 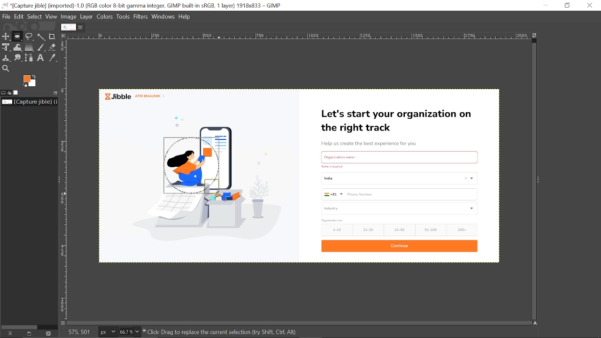 What do you see at coordinates (370, 175) in the screenshot?
I see ` image` at bounding box center [370, 175].